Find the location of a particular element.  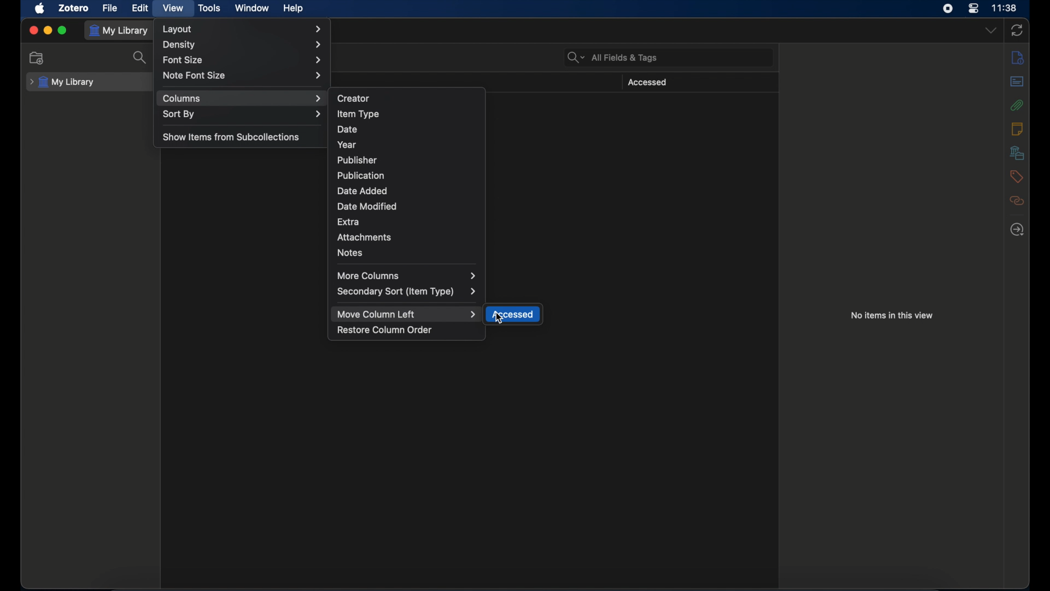

help is located at coordinates (294, 9).